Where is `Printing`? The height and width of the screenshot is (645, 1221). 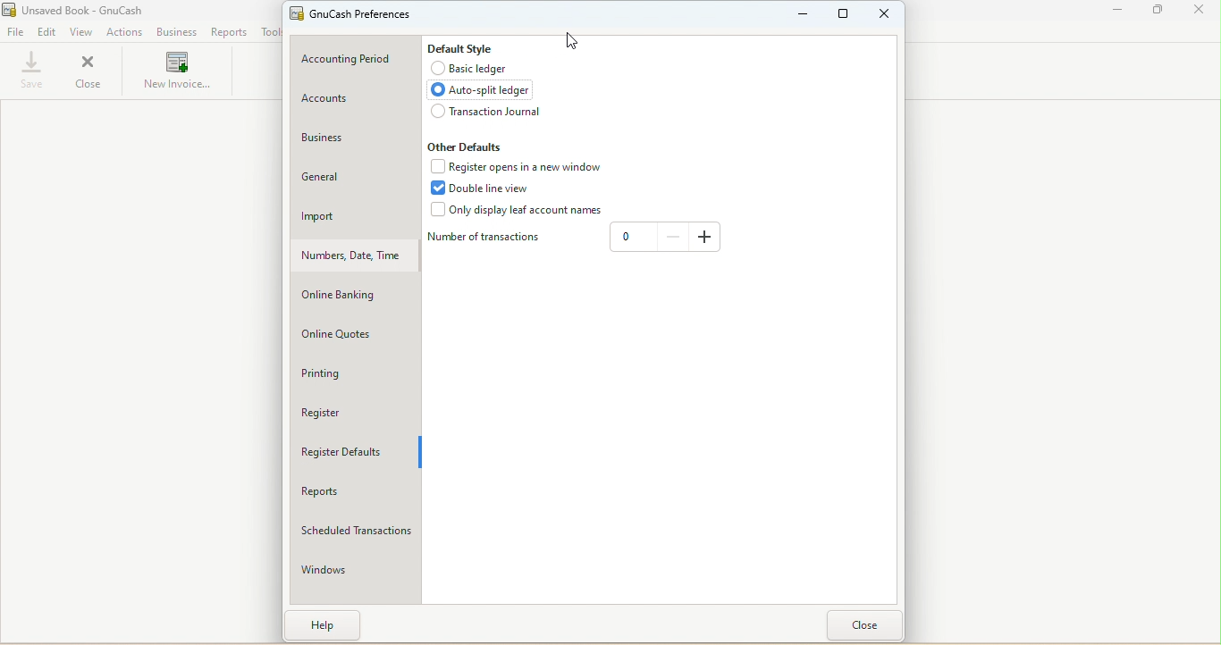
Printing is located at coordinates (356, 374).